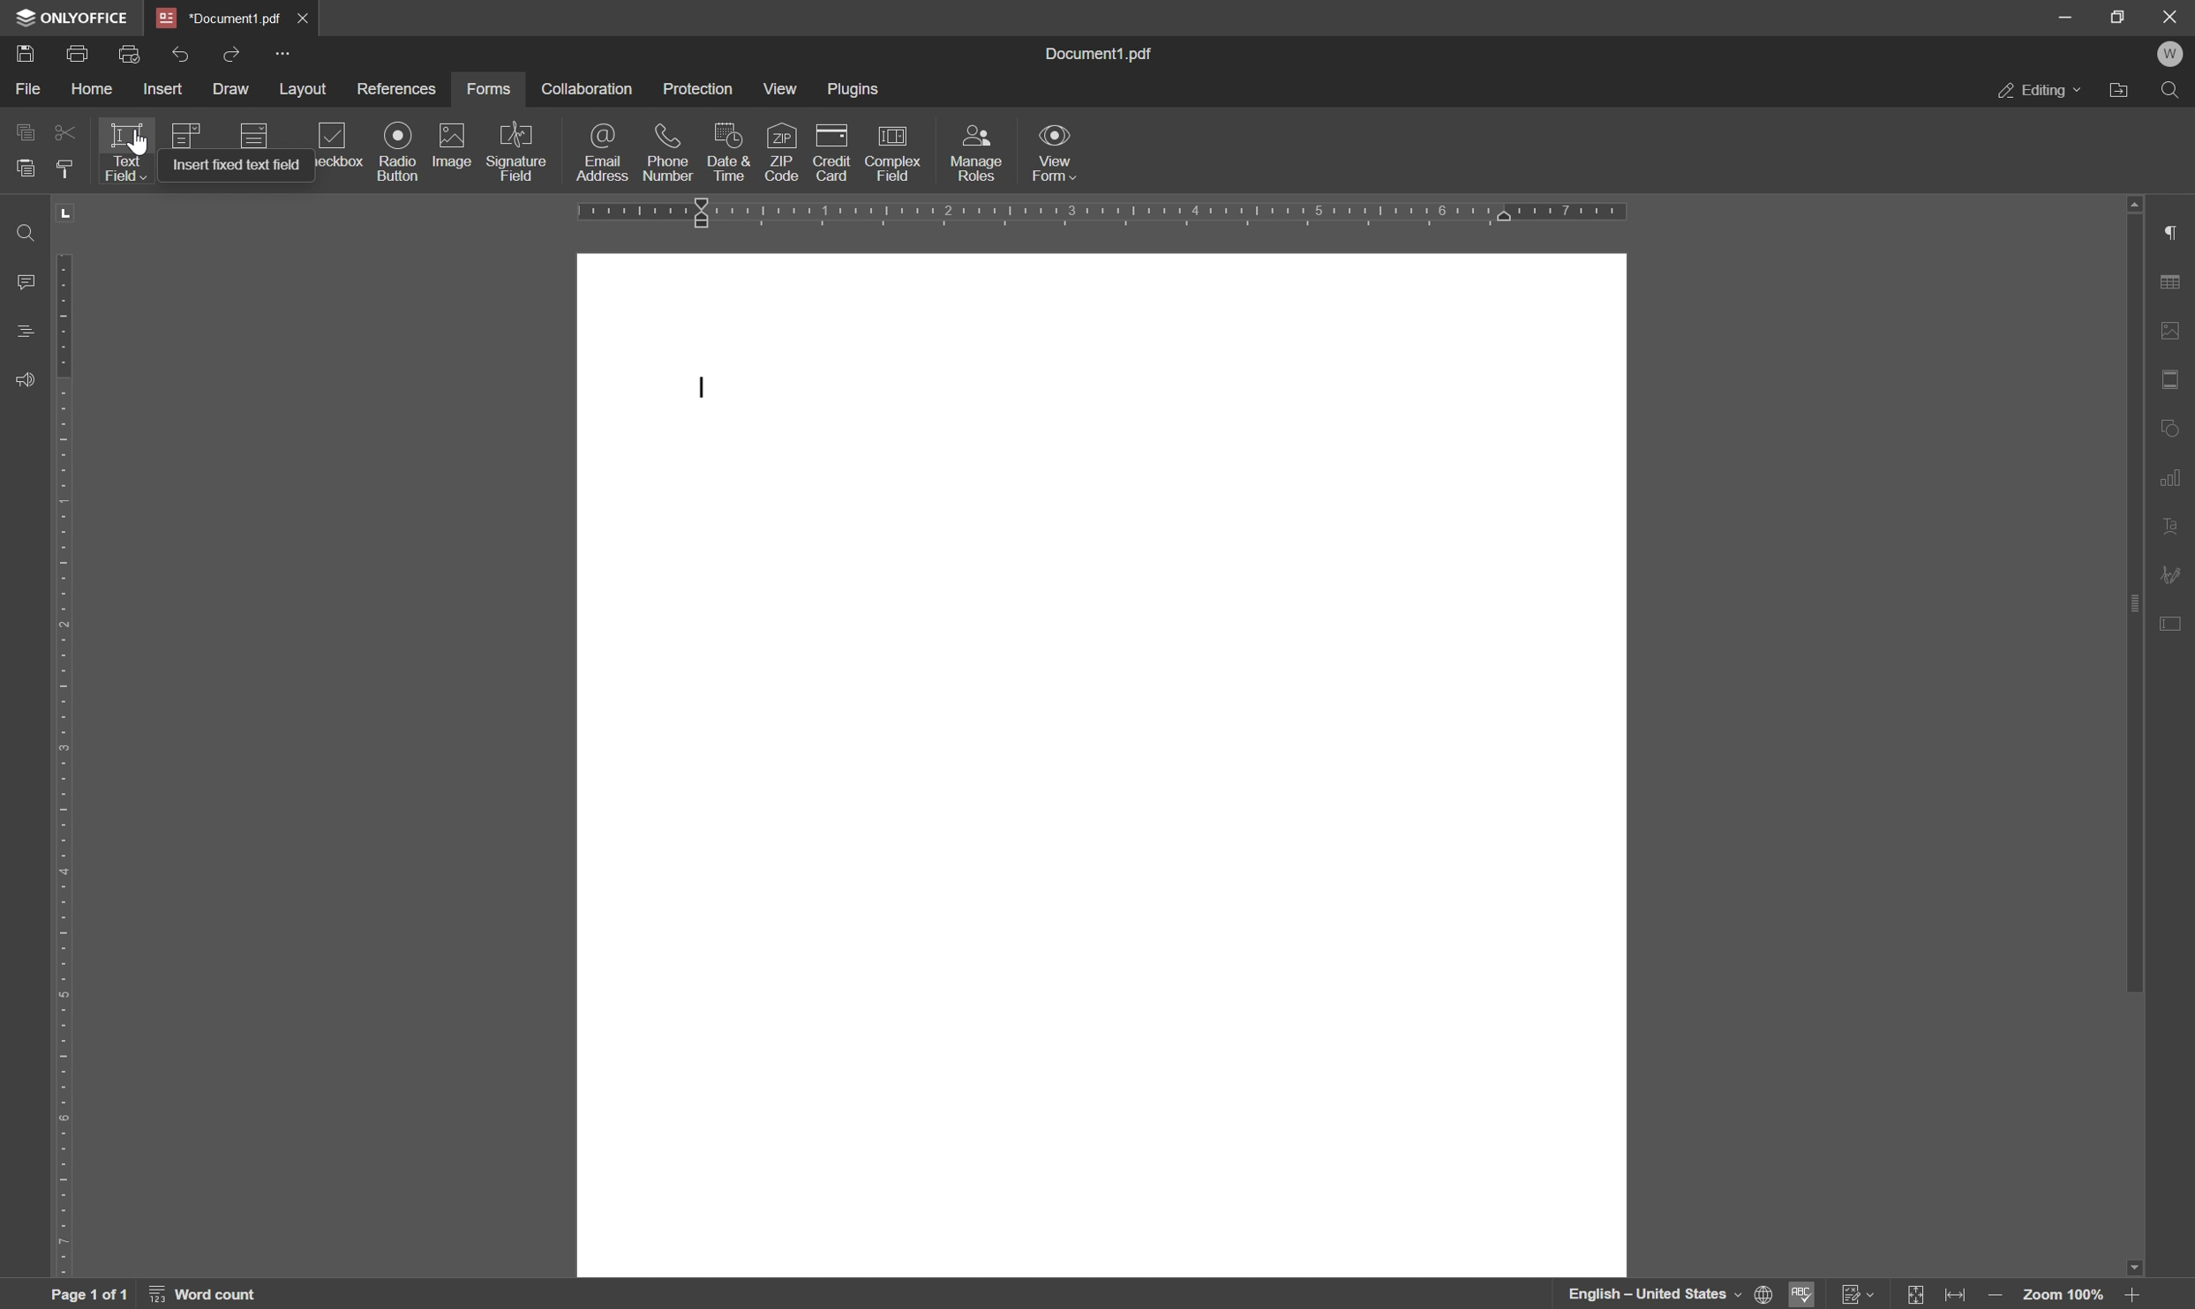 This screenshot has height=1309, width=2195. Describe the element at coordinates (606, 154) in the screenshot. I see `email address` at that location.